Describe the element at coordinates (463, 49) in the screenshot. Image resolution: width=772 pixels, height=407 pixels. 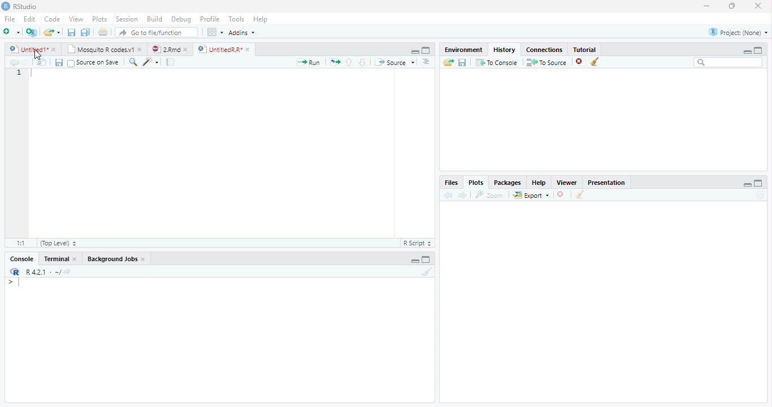
I see `Environment` at that location.